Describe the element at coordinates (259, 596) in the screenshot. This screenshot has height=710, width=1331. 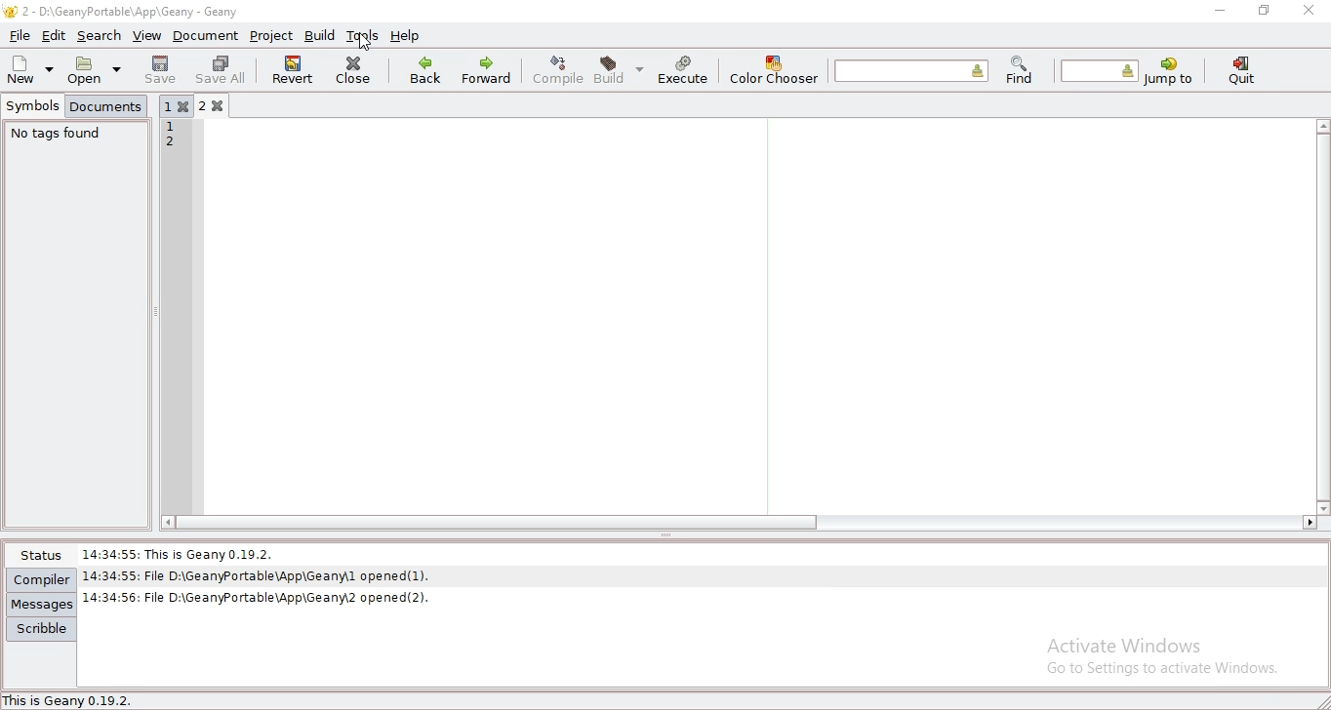
I see `| 14:34:56: File D:\GeanyPortable\App\Geanw2 opened(2).` at that location.